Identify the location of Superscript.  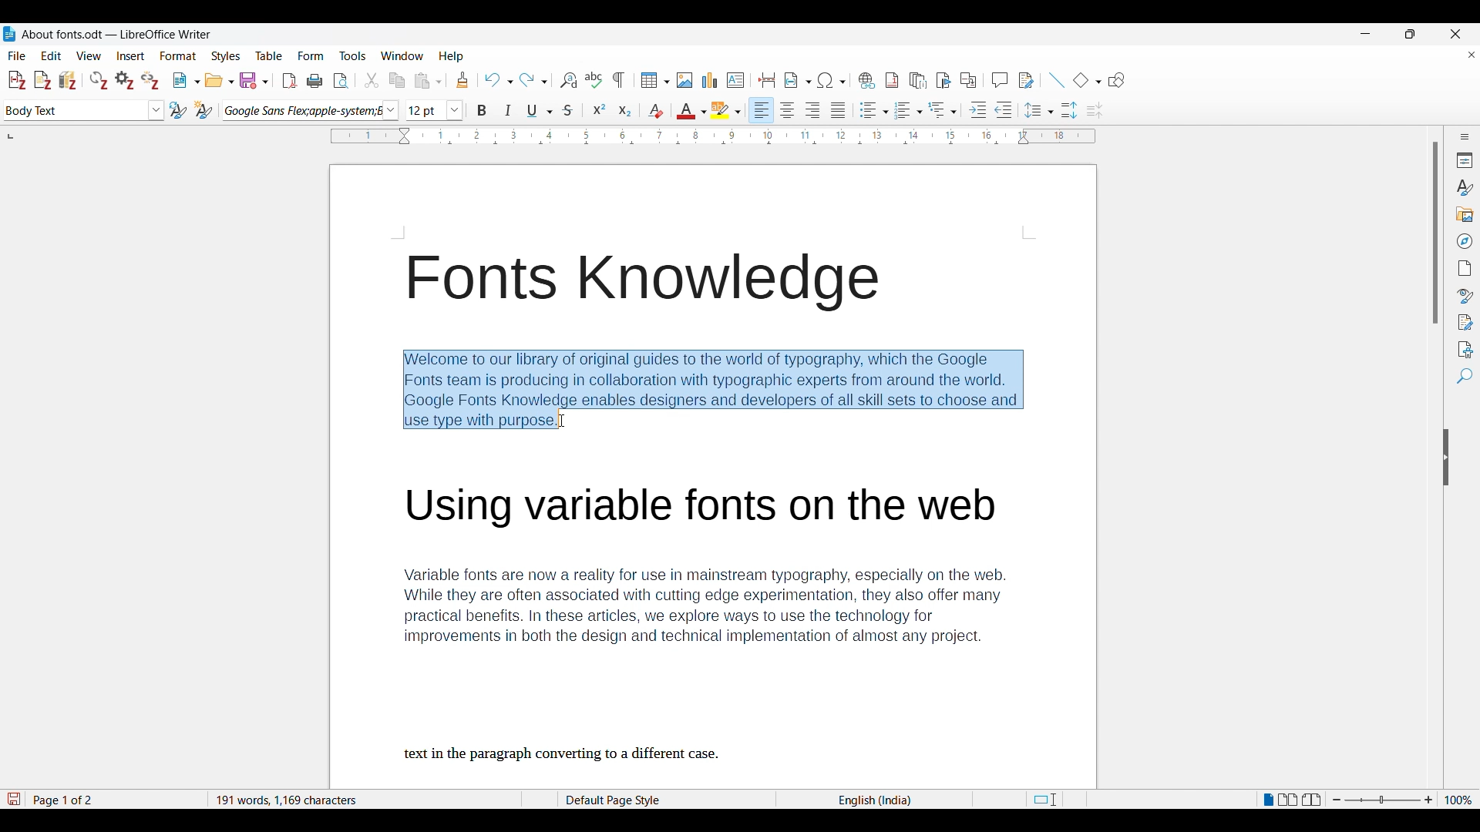
(599, 109).